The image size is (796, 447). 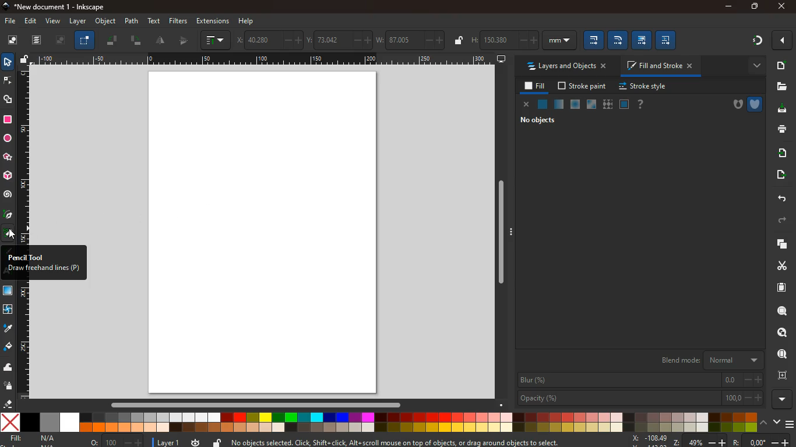 What do you see at coordinates (379, 422) in the screenshot?
I see `color` at bounding box center [379, 422].